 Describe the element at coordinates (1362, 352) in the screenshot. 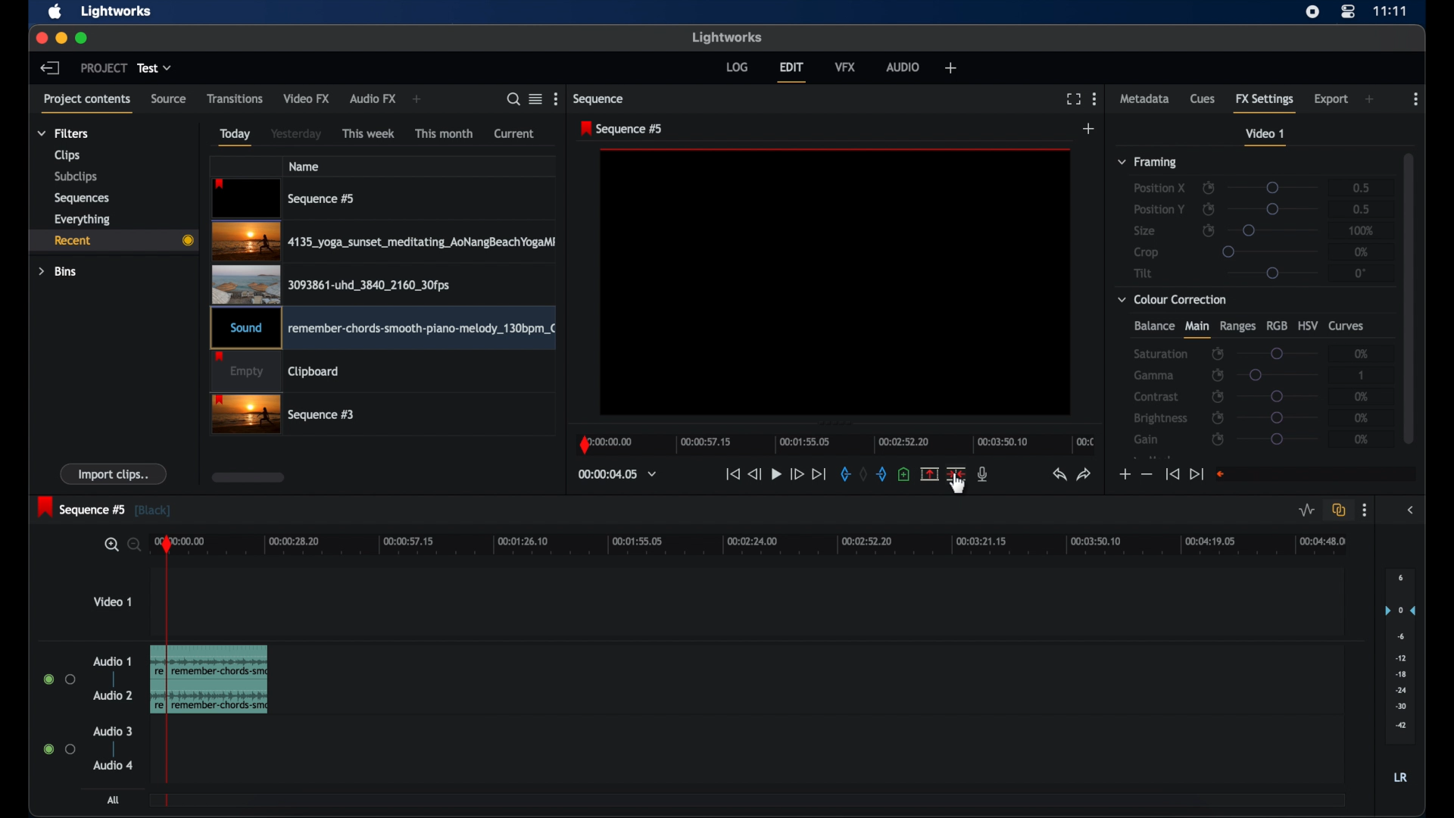

I see `0%` at that location.